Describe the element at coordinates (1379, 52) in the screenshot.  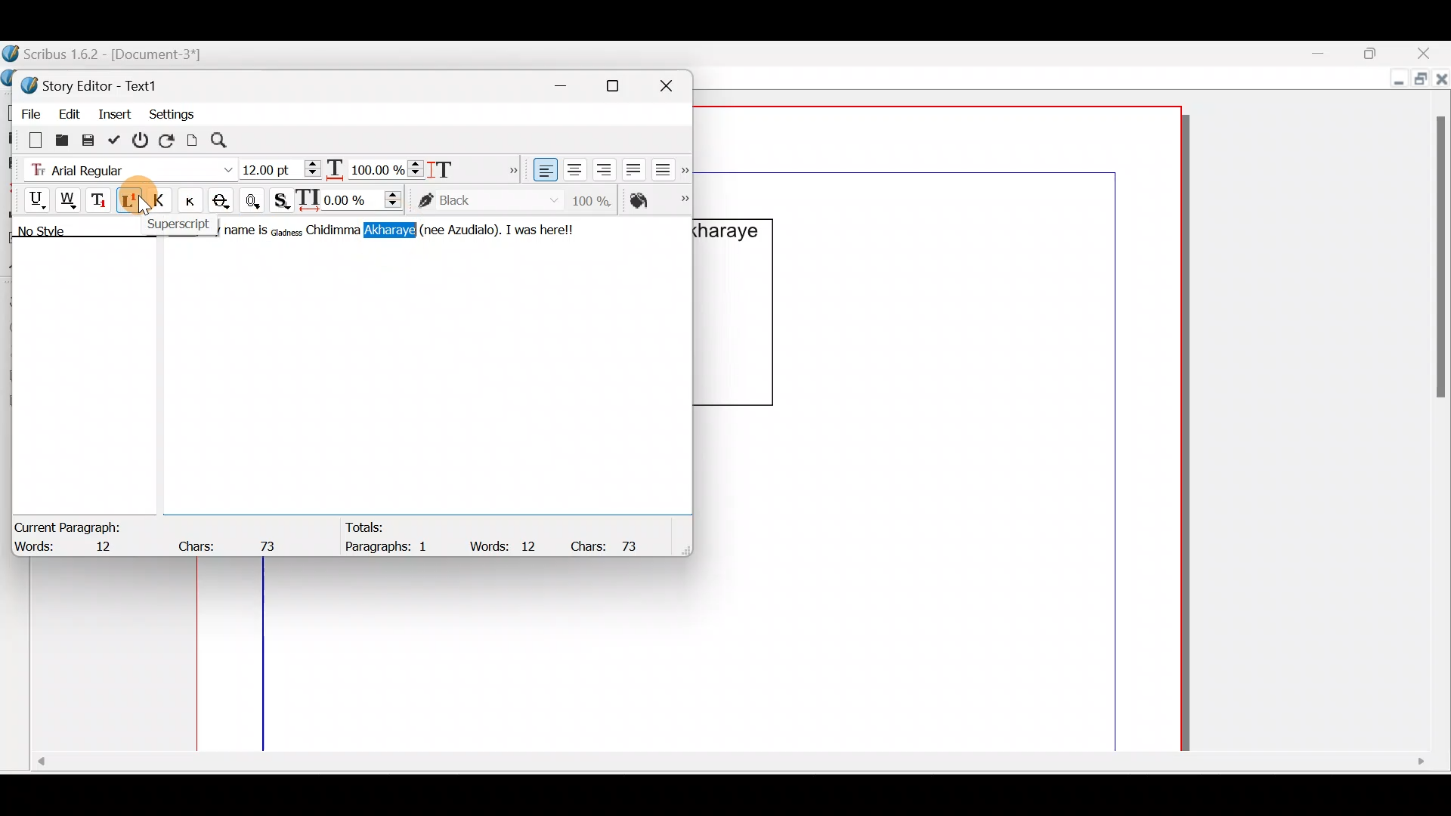
I see `Maximize` at that location.